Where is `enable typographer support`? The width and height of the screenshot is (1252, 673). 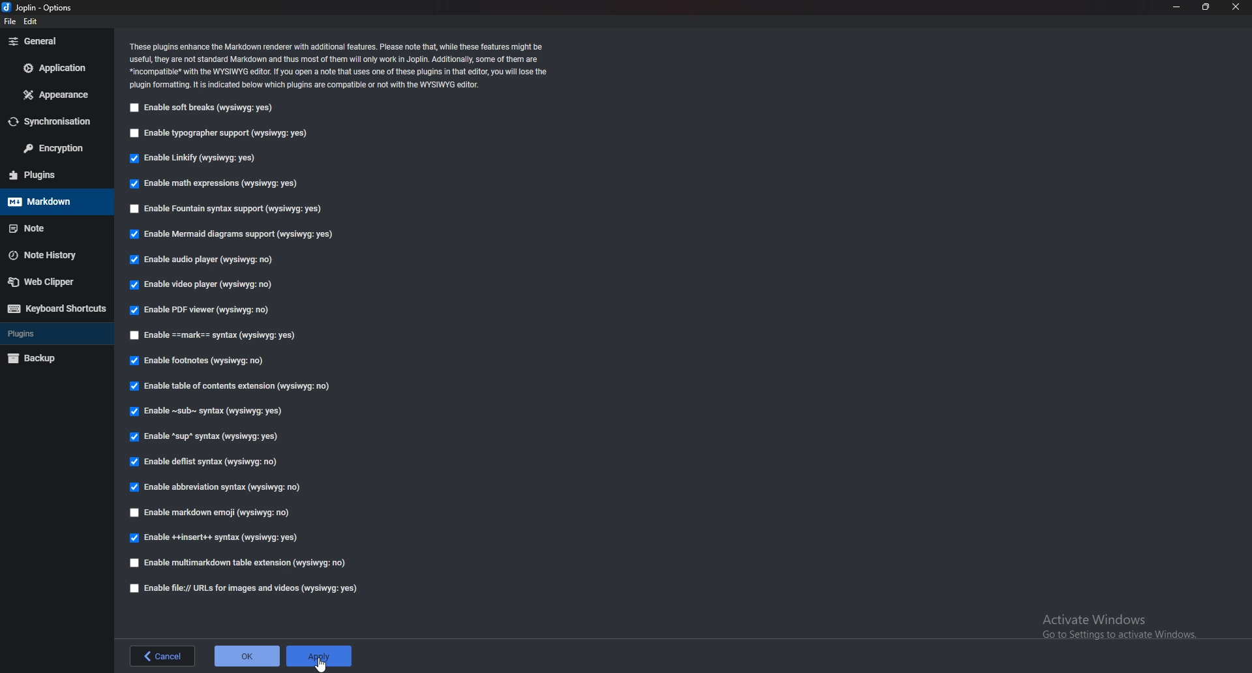
enable typographer support is located at coordinates (222, 133).